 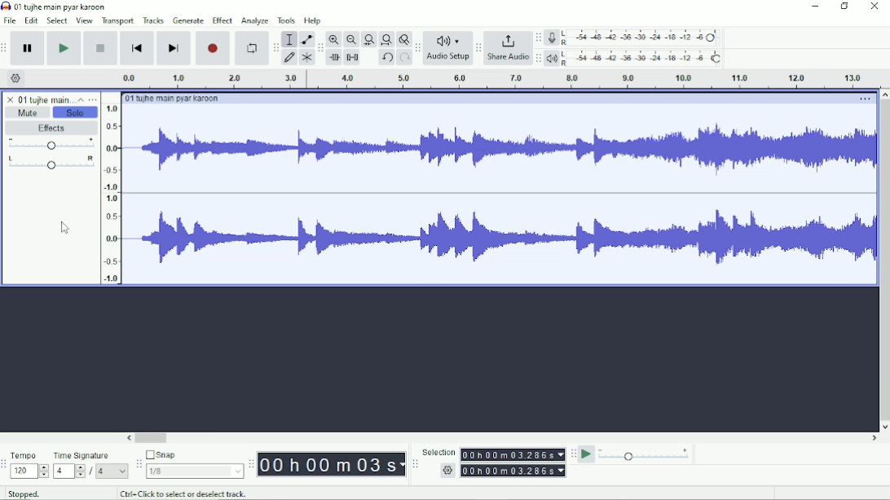 What do you see at coordinates (875, 7) in the screenshot?
I see `Close` at bounding box center [875, 7].